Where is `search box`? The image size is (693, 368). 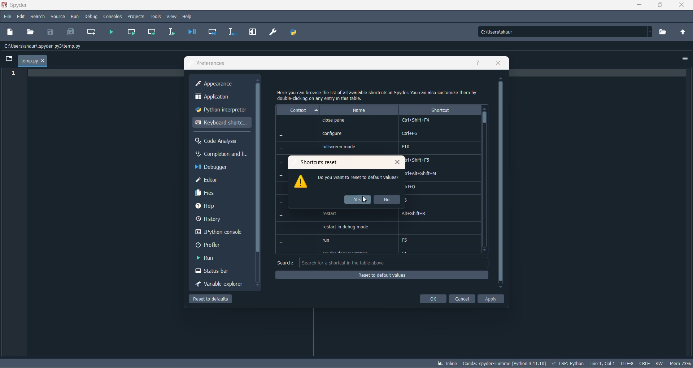
search box is located at coordinates (393, 263).